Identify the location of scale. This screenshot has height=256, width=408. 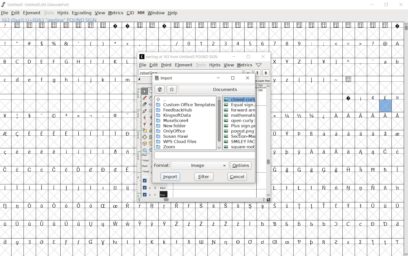
(146, 131).